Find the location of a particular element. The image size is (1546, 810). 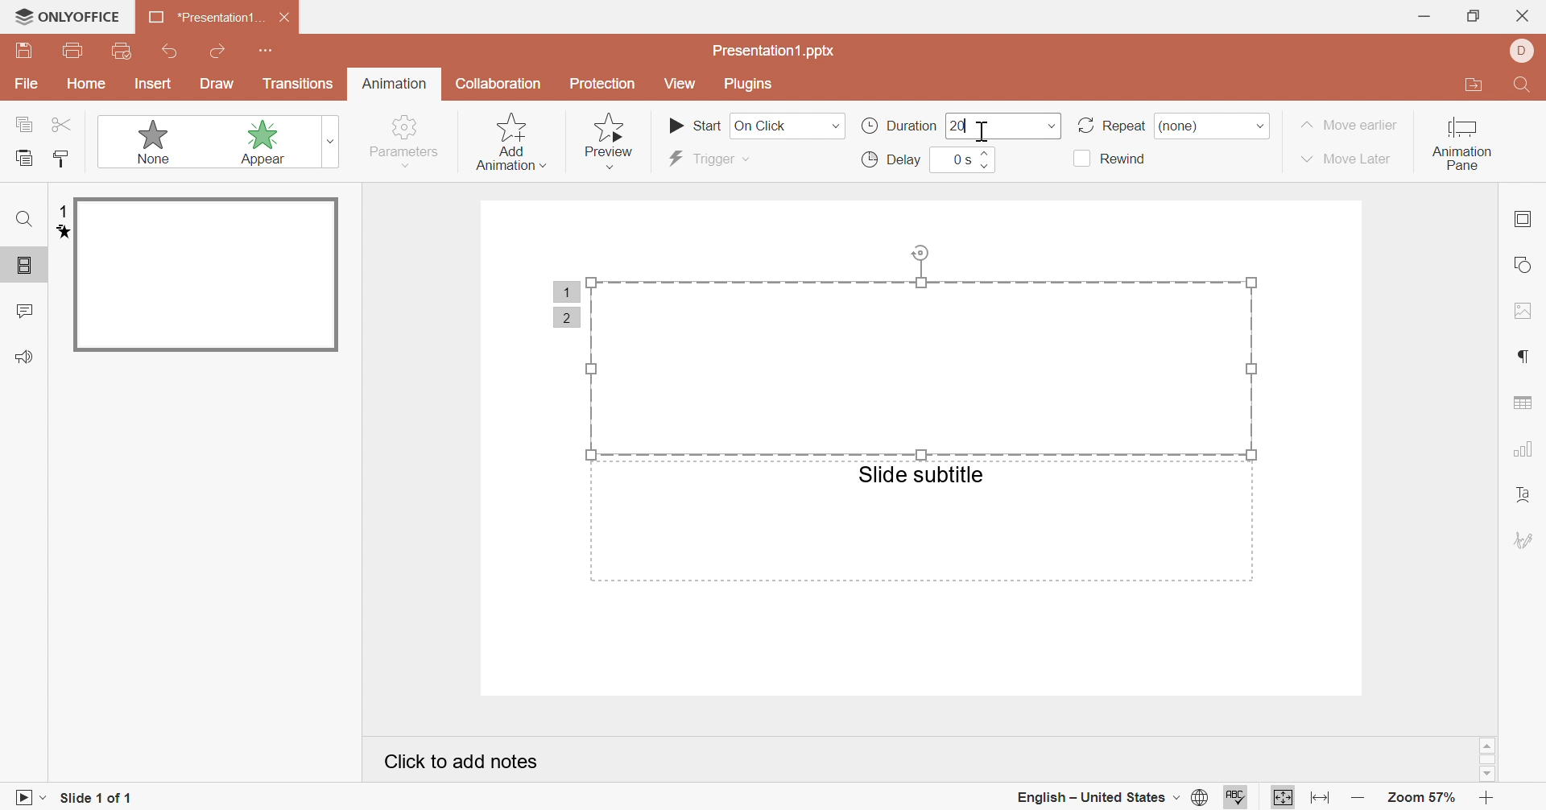

draw is located at coordinates (217, 84).